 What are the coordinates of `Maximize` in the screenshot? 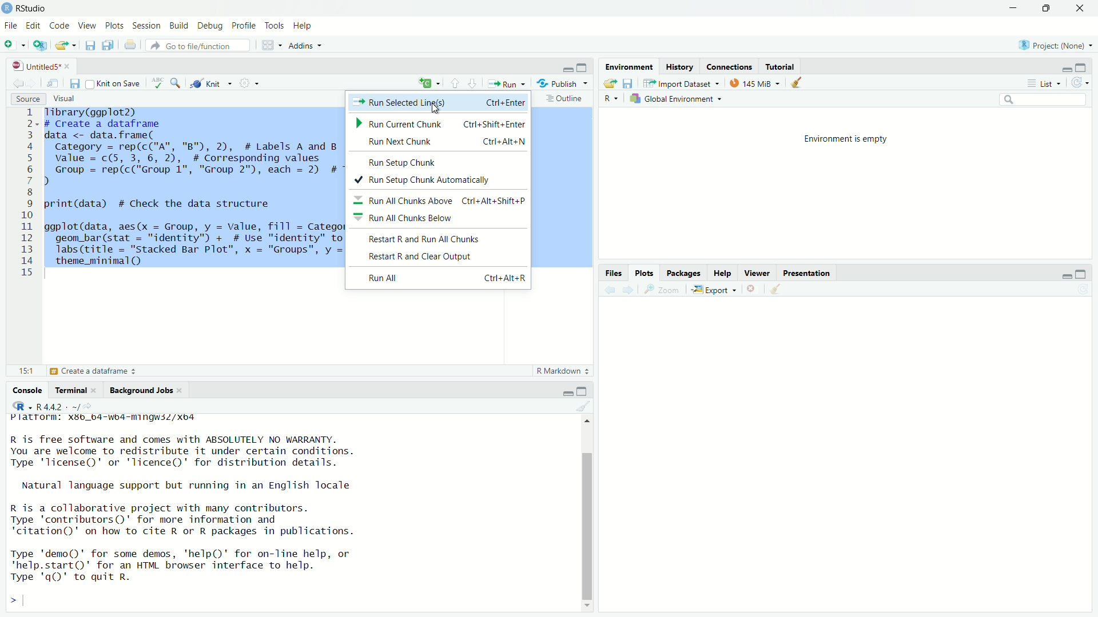 It's located at (1085, 274).